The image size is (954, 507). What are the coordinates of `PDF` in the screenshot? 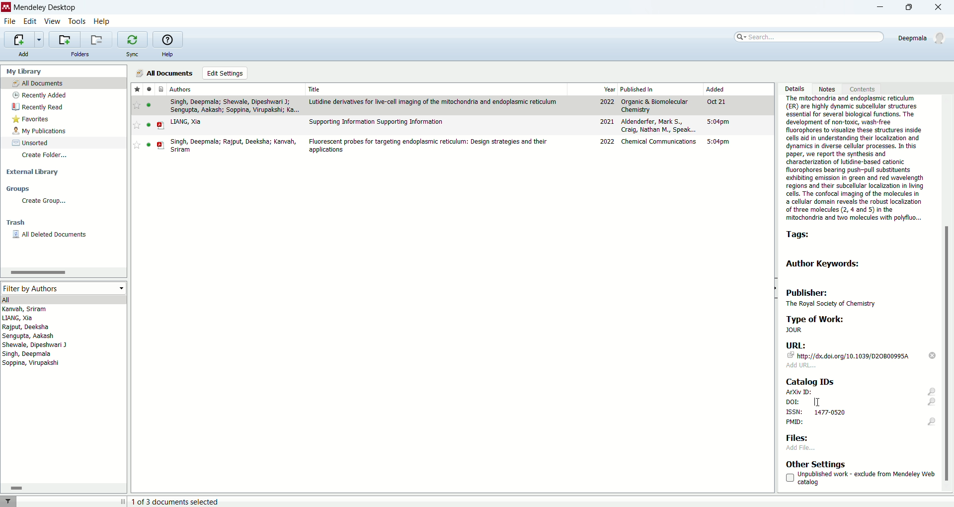 It's located at (161, 145).